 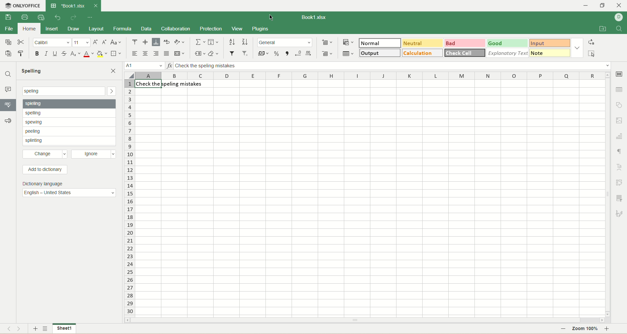 What do you see at coordinates (22, 54) in the screenshot?
I see `copy style` at bounding box center [22, 54].